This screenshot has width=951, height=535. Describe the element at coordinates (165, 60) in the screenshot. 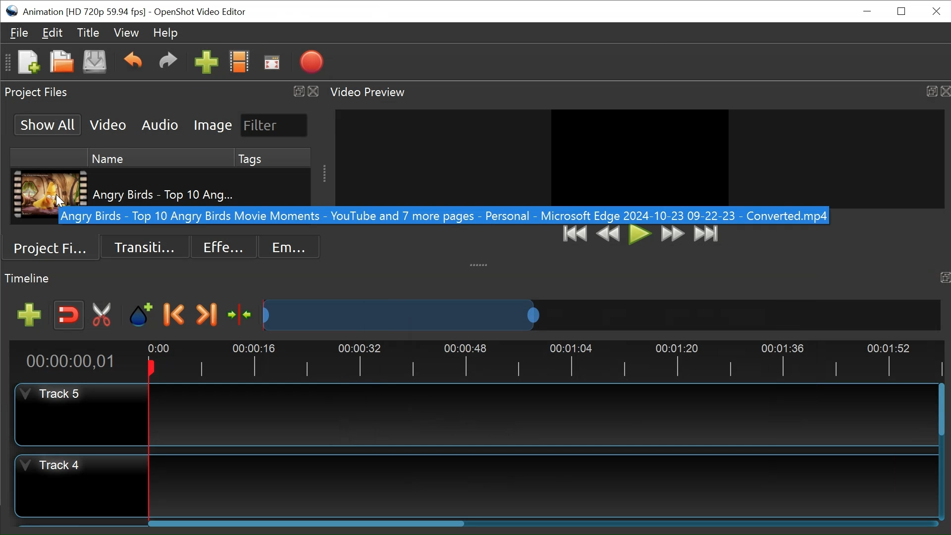

I see `Redo` at that location.